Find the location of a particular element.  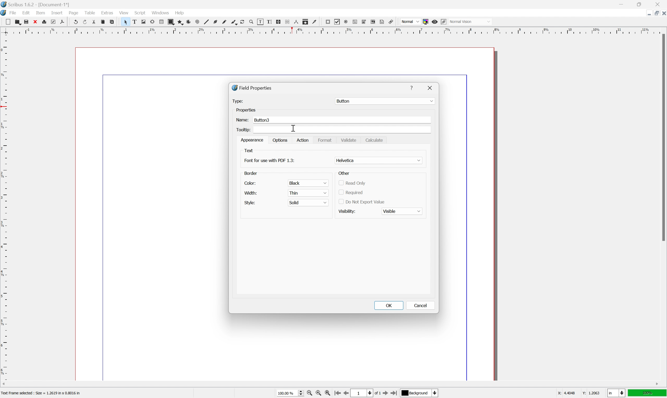

width: is located at coordinates (250, 193).